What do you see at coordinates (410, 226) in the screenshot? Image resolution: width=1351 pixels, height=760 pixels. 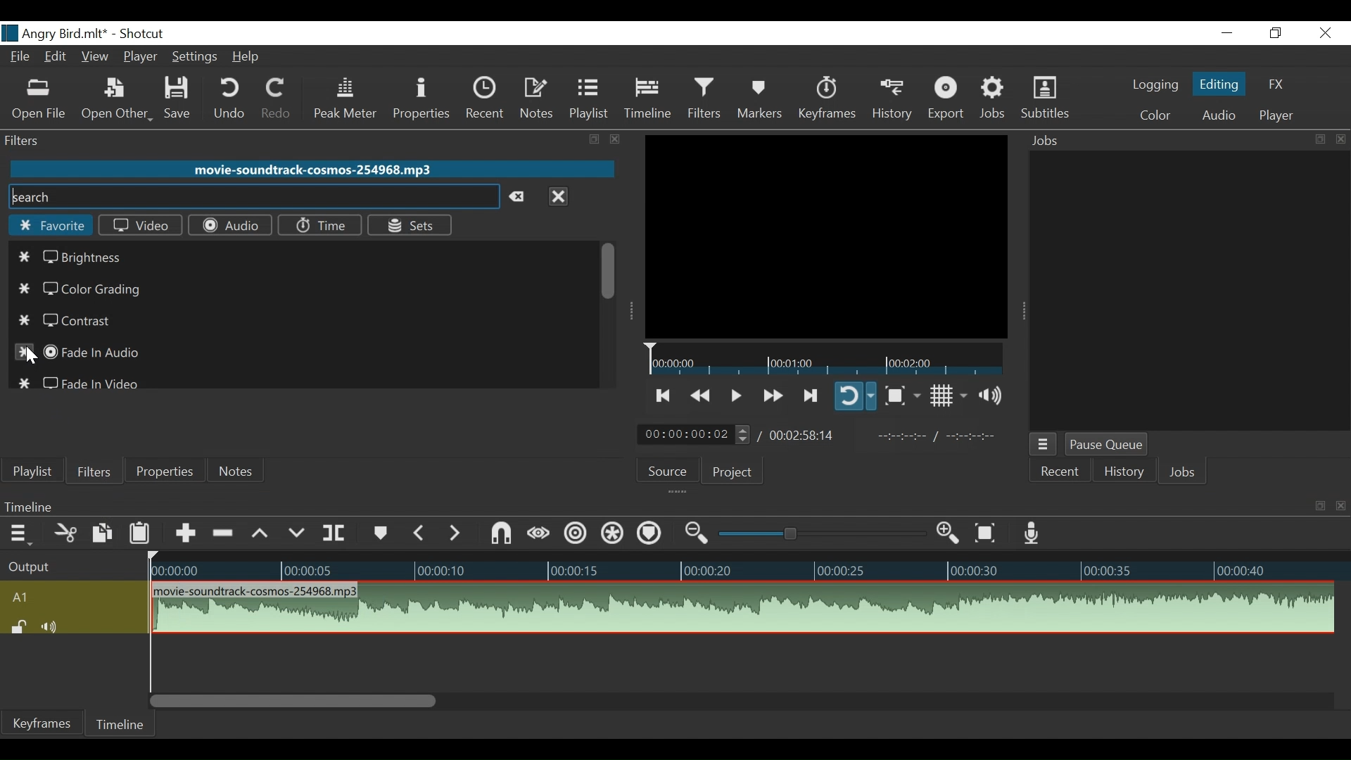 I see `Sets` at bounding box center [410, 226].